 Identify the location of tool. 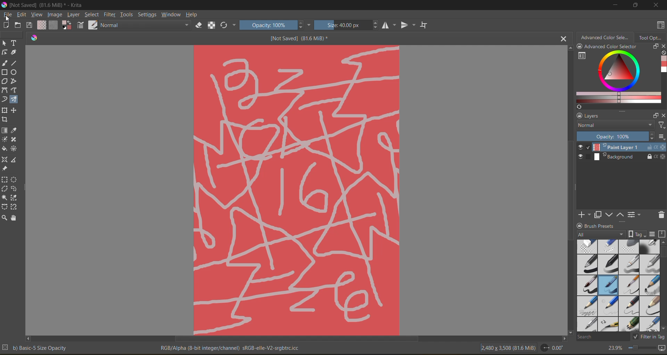
(14, 207).